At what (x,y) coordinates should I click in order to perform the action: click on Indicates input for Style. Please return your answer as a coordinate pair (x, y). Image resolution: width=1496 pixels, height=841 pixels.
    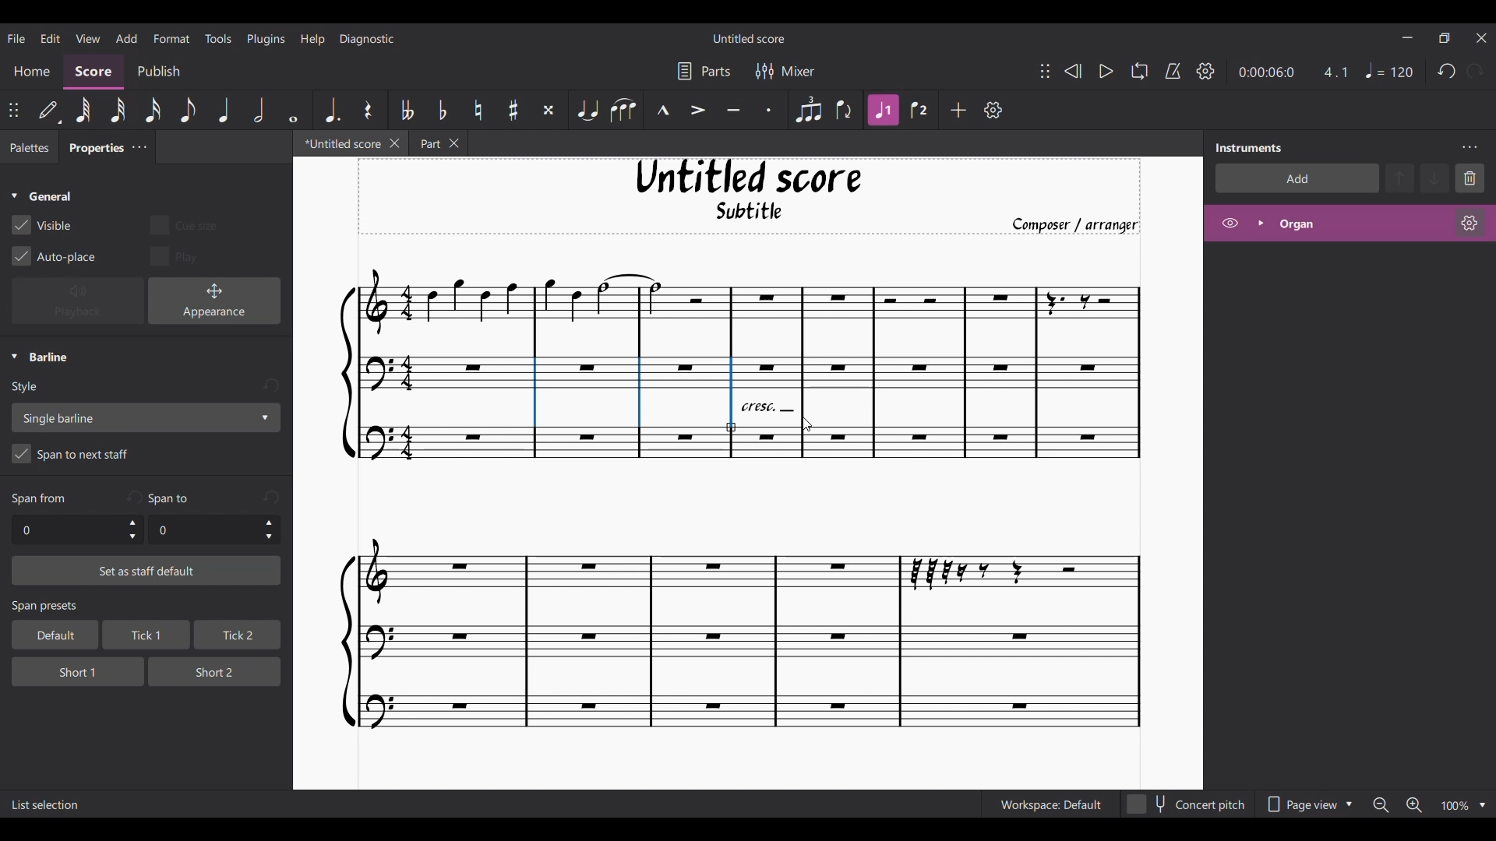
    Looking at the image, I should click on (28, 388).